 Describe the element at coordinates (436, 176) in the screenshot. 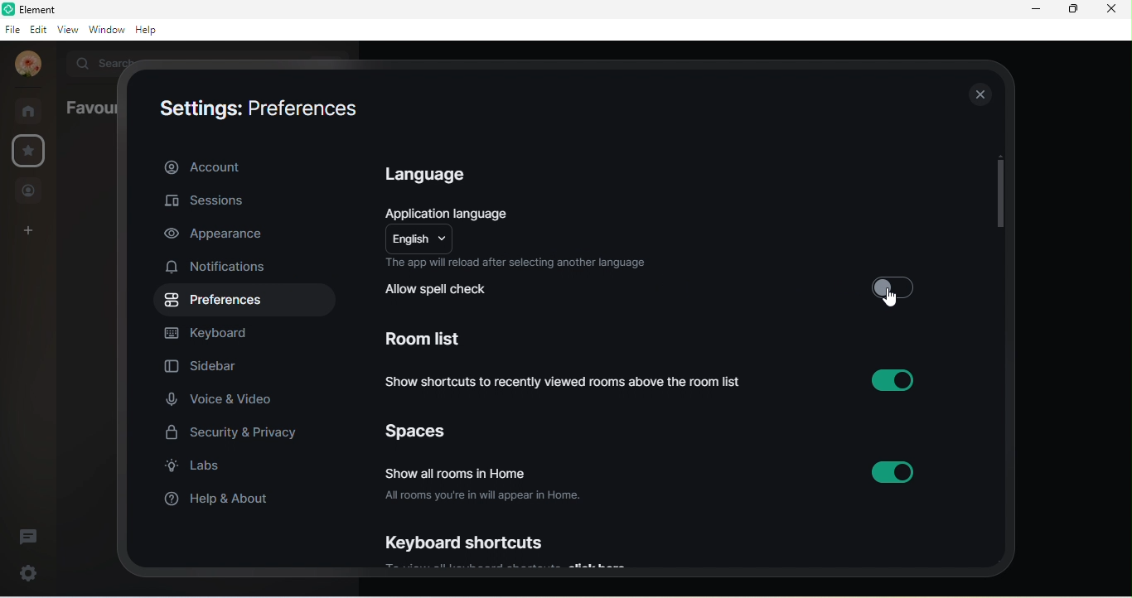

I see `language` at that location.